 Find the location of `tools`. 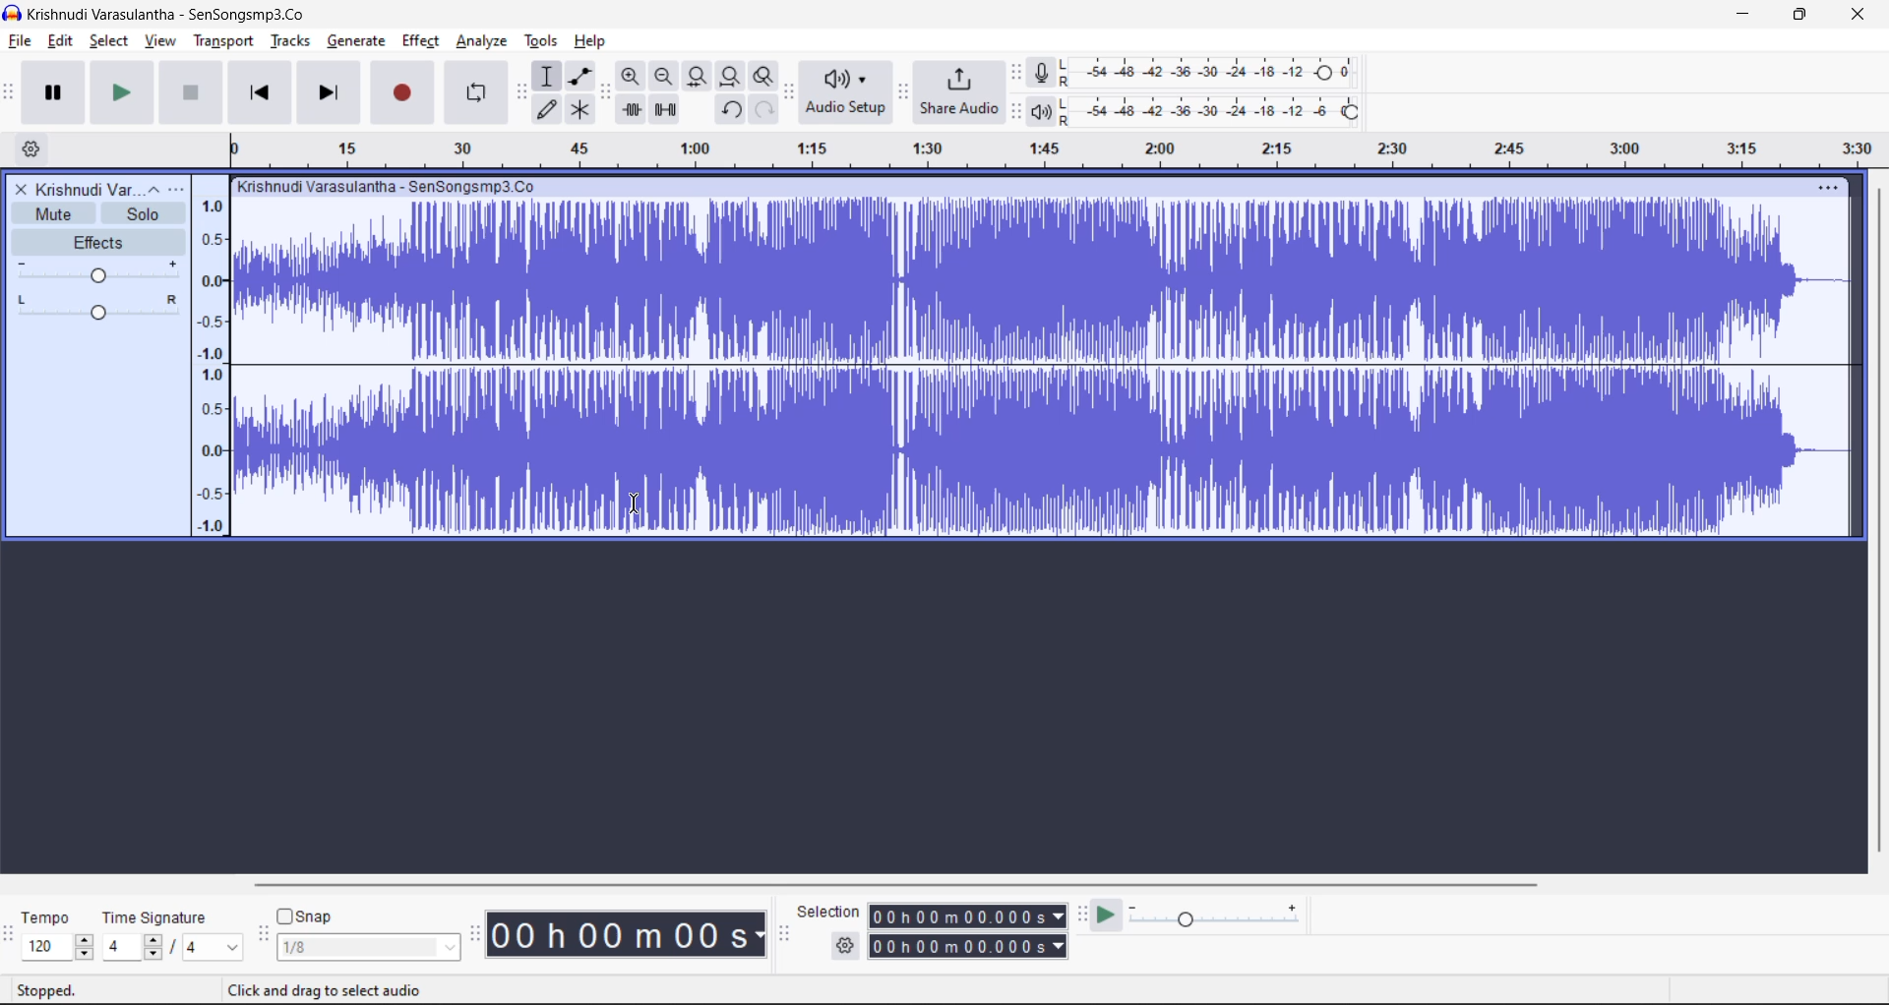

tools is located at coordinates (544, 41).